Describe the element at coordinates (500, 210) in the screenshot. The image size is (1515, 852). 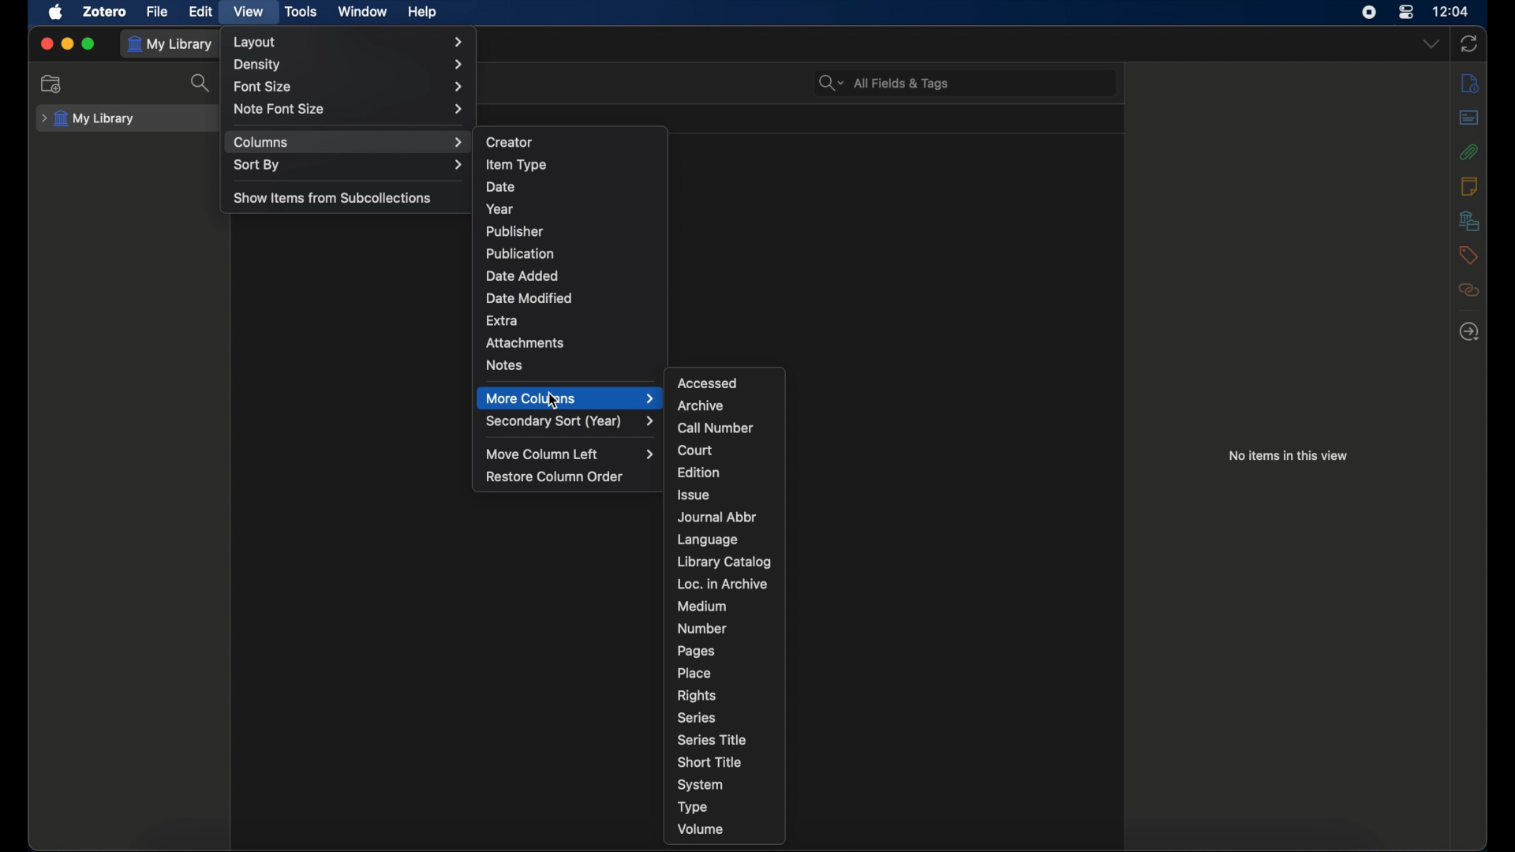
I see `year` at that location.